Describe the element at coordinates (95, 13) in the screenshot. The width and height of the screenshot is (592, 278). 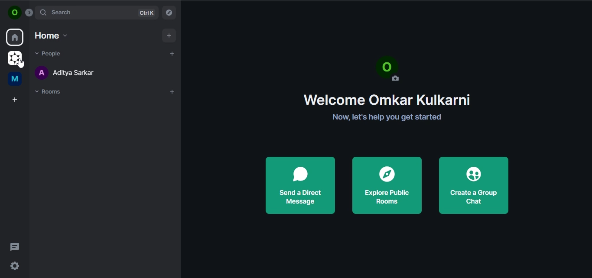
I see `search` at that location.